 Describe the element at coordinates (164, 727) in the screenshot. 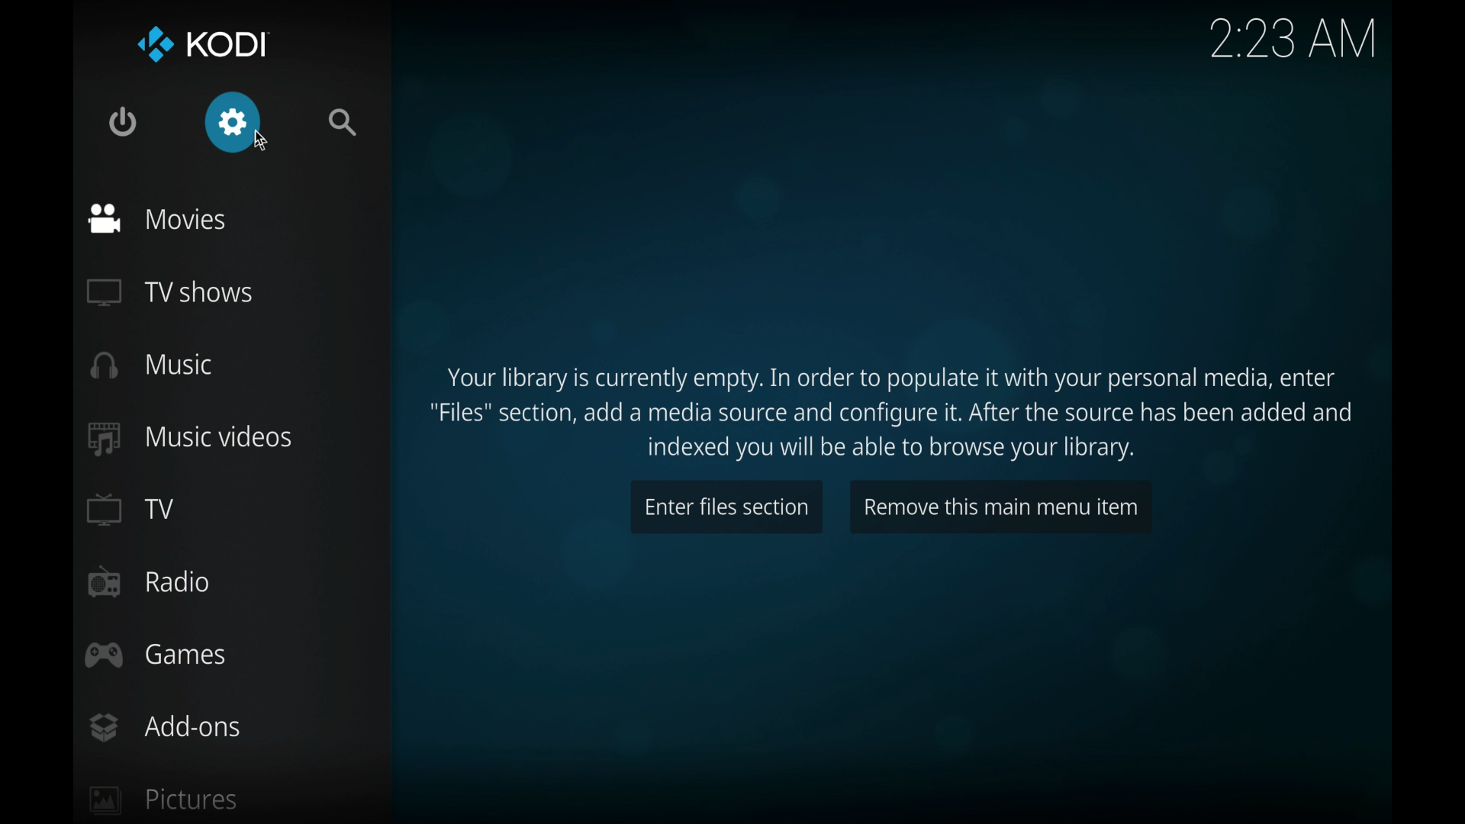

I see `add-ons` at that location.